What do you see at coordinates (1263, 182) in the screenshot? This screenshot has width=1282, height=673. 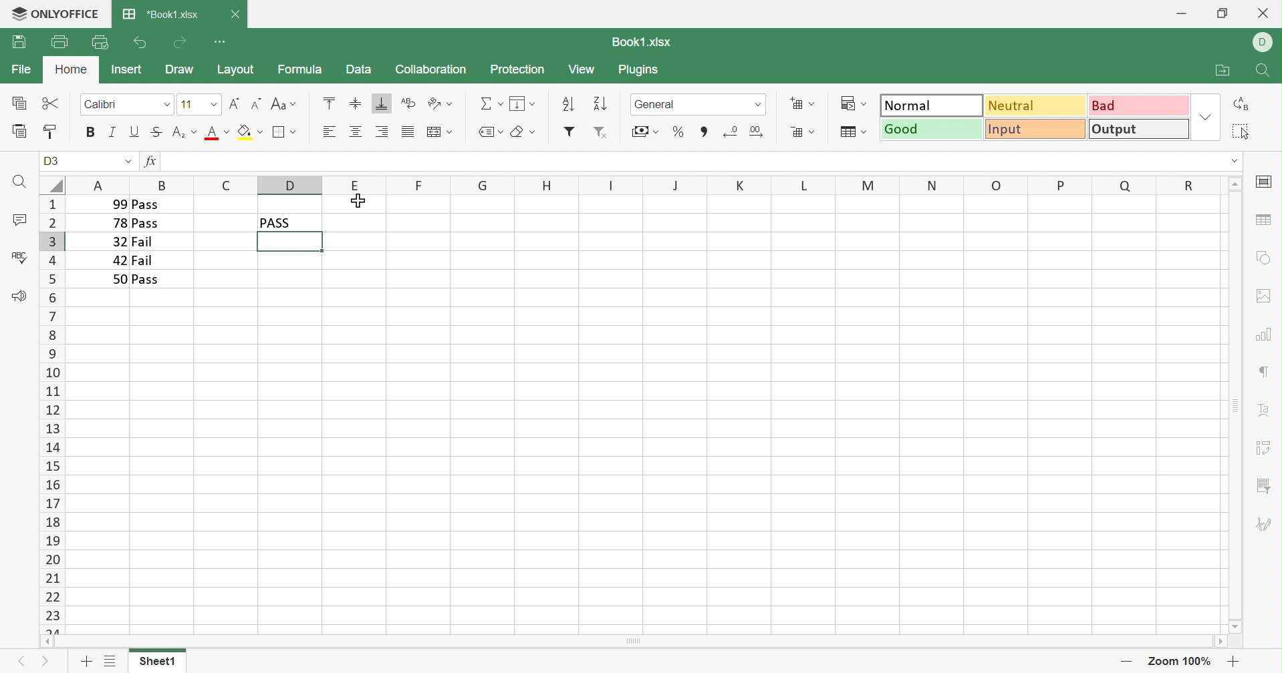 I see `Cell settings` at bounding box center [1263, 182].